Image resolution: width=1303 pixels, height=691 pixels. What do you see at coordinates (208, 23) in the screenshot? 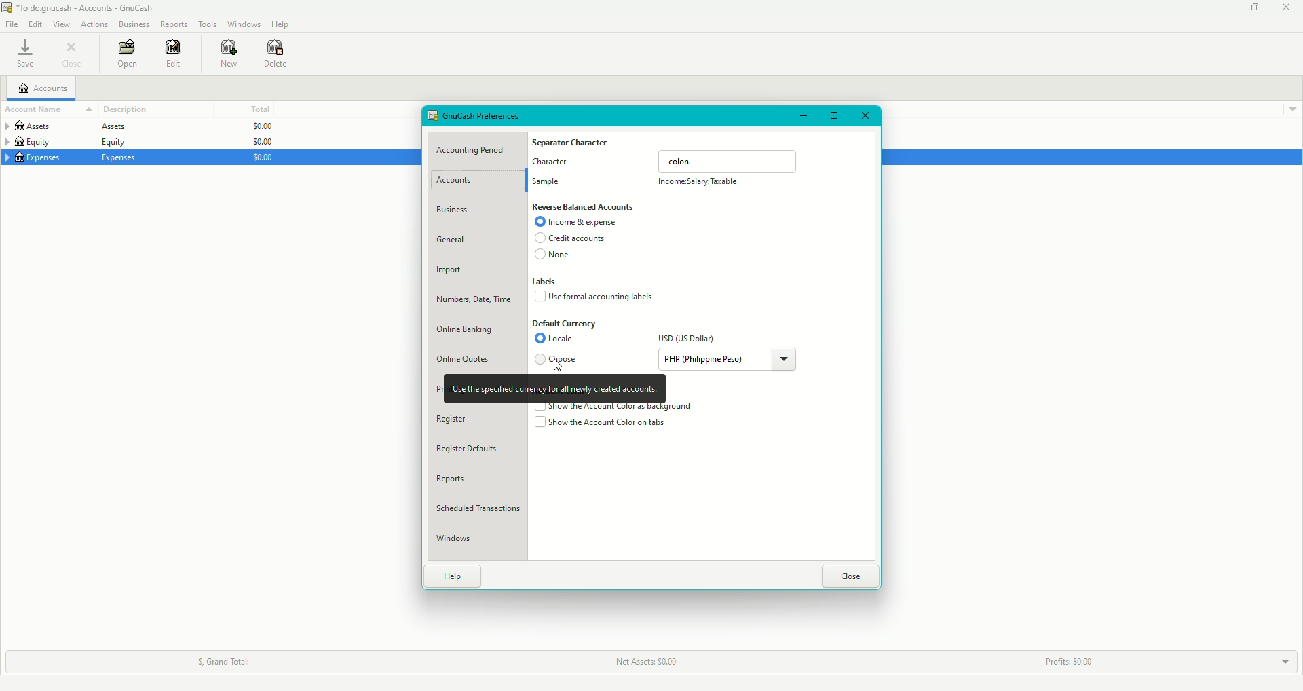
I see `Tools` at bounding box center [208, 23].